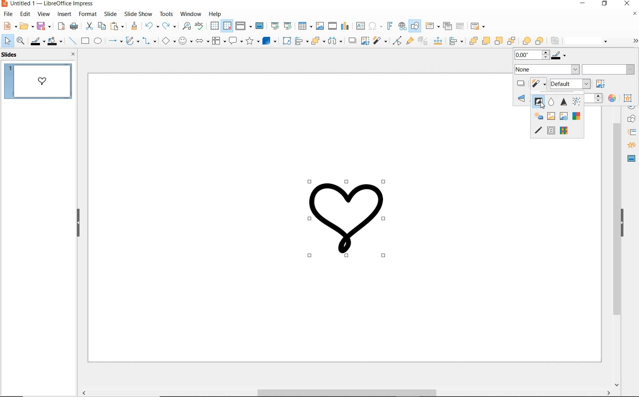  What do you see at coordinates (396, 41) in the screenshot?
I see `toggle point edit mode` at bounding box center [396, 41].